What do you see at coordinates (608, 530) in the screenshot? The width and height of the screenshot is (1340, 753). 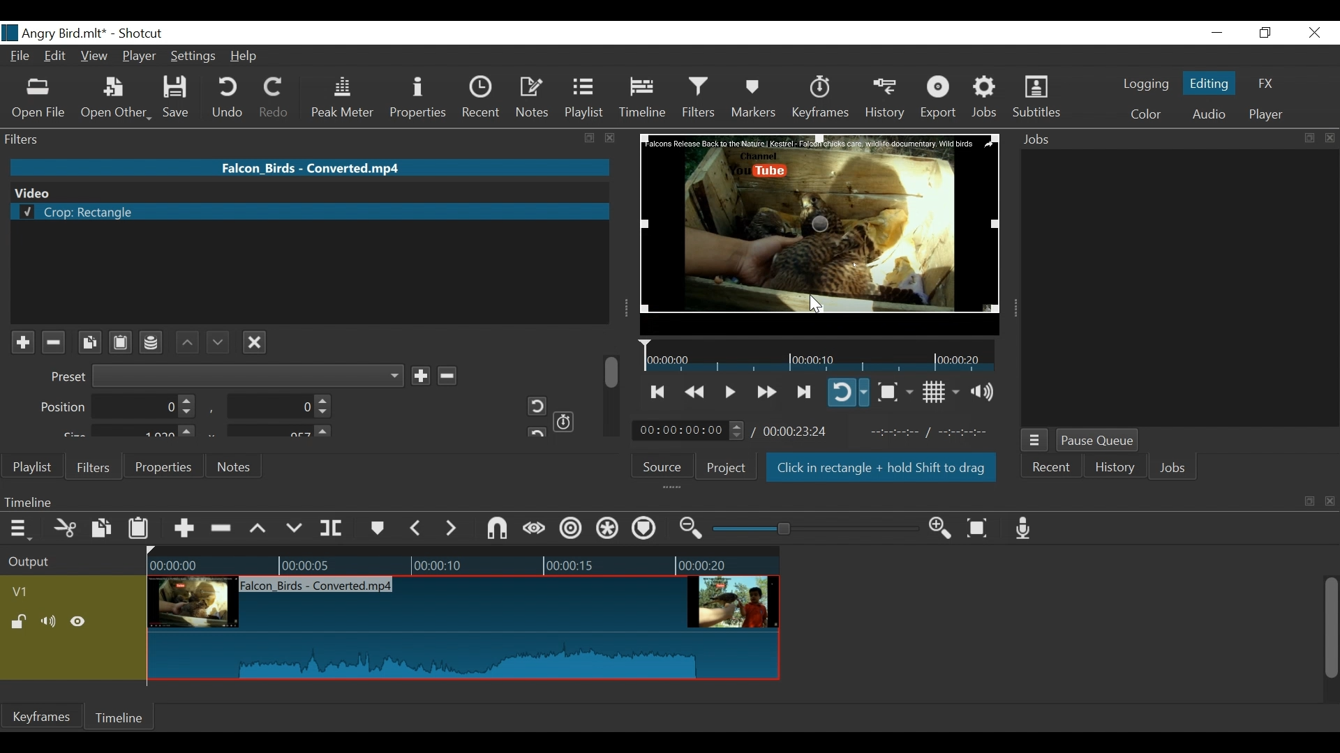 I see `Ripple all tracks` at bounding box center [608, 530].